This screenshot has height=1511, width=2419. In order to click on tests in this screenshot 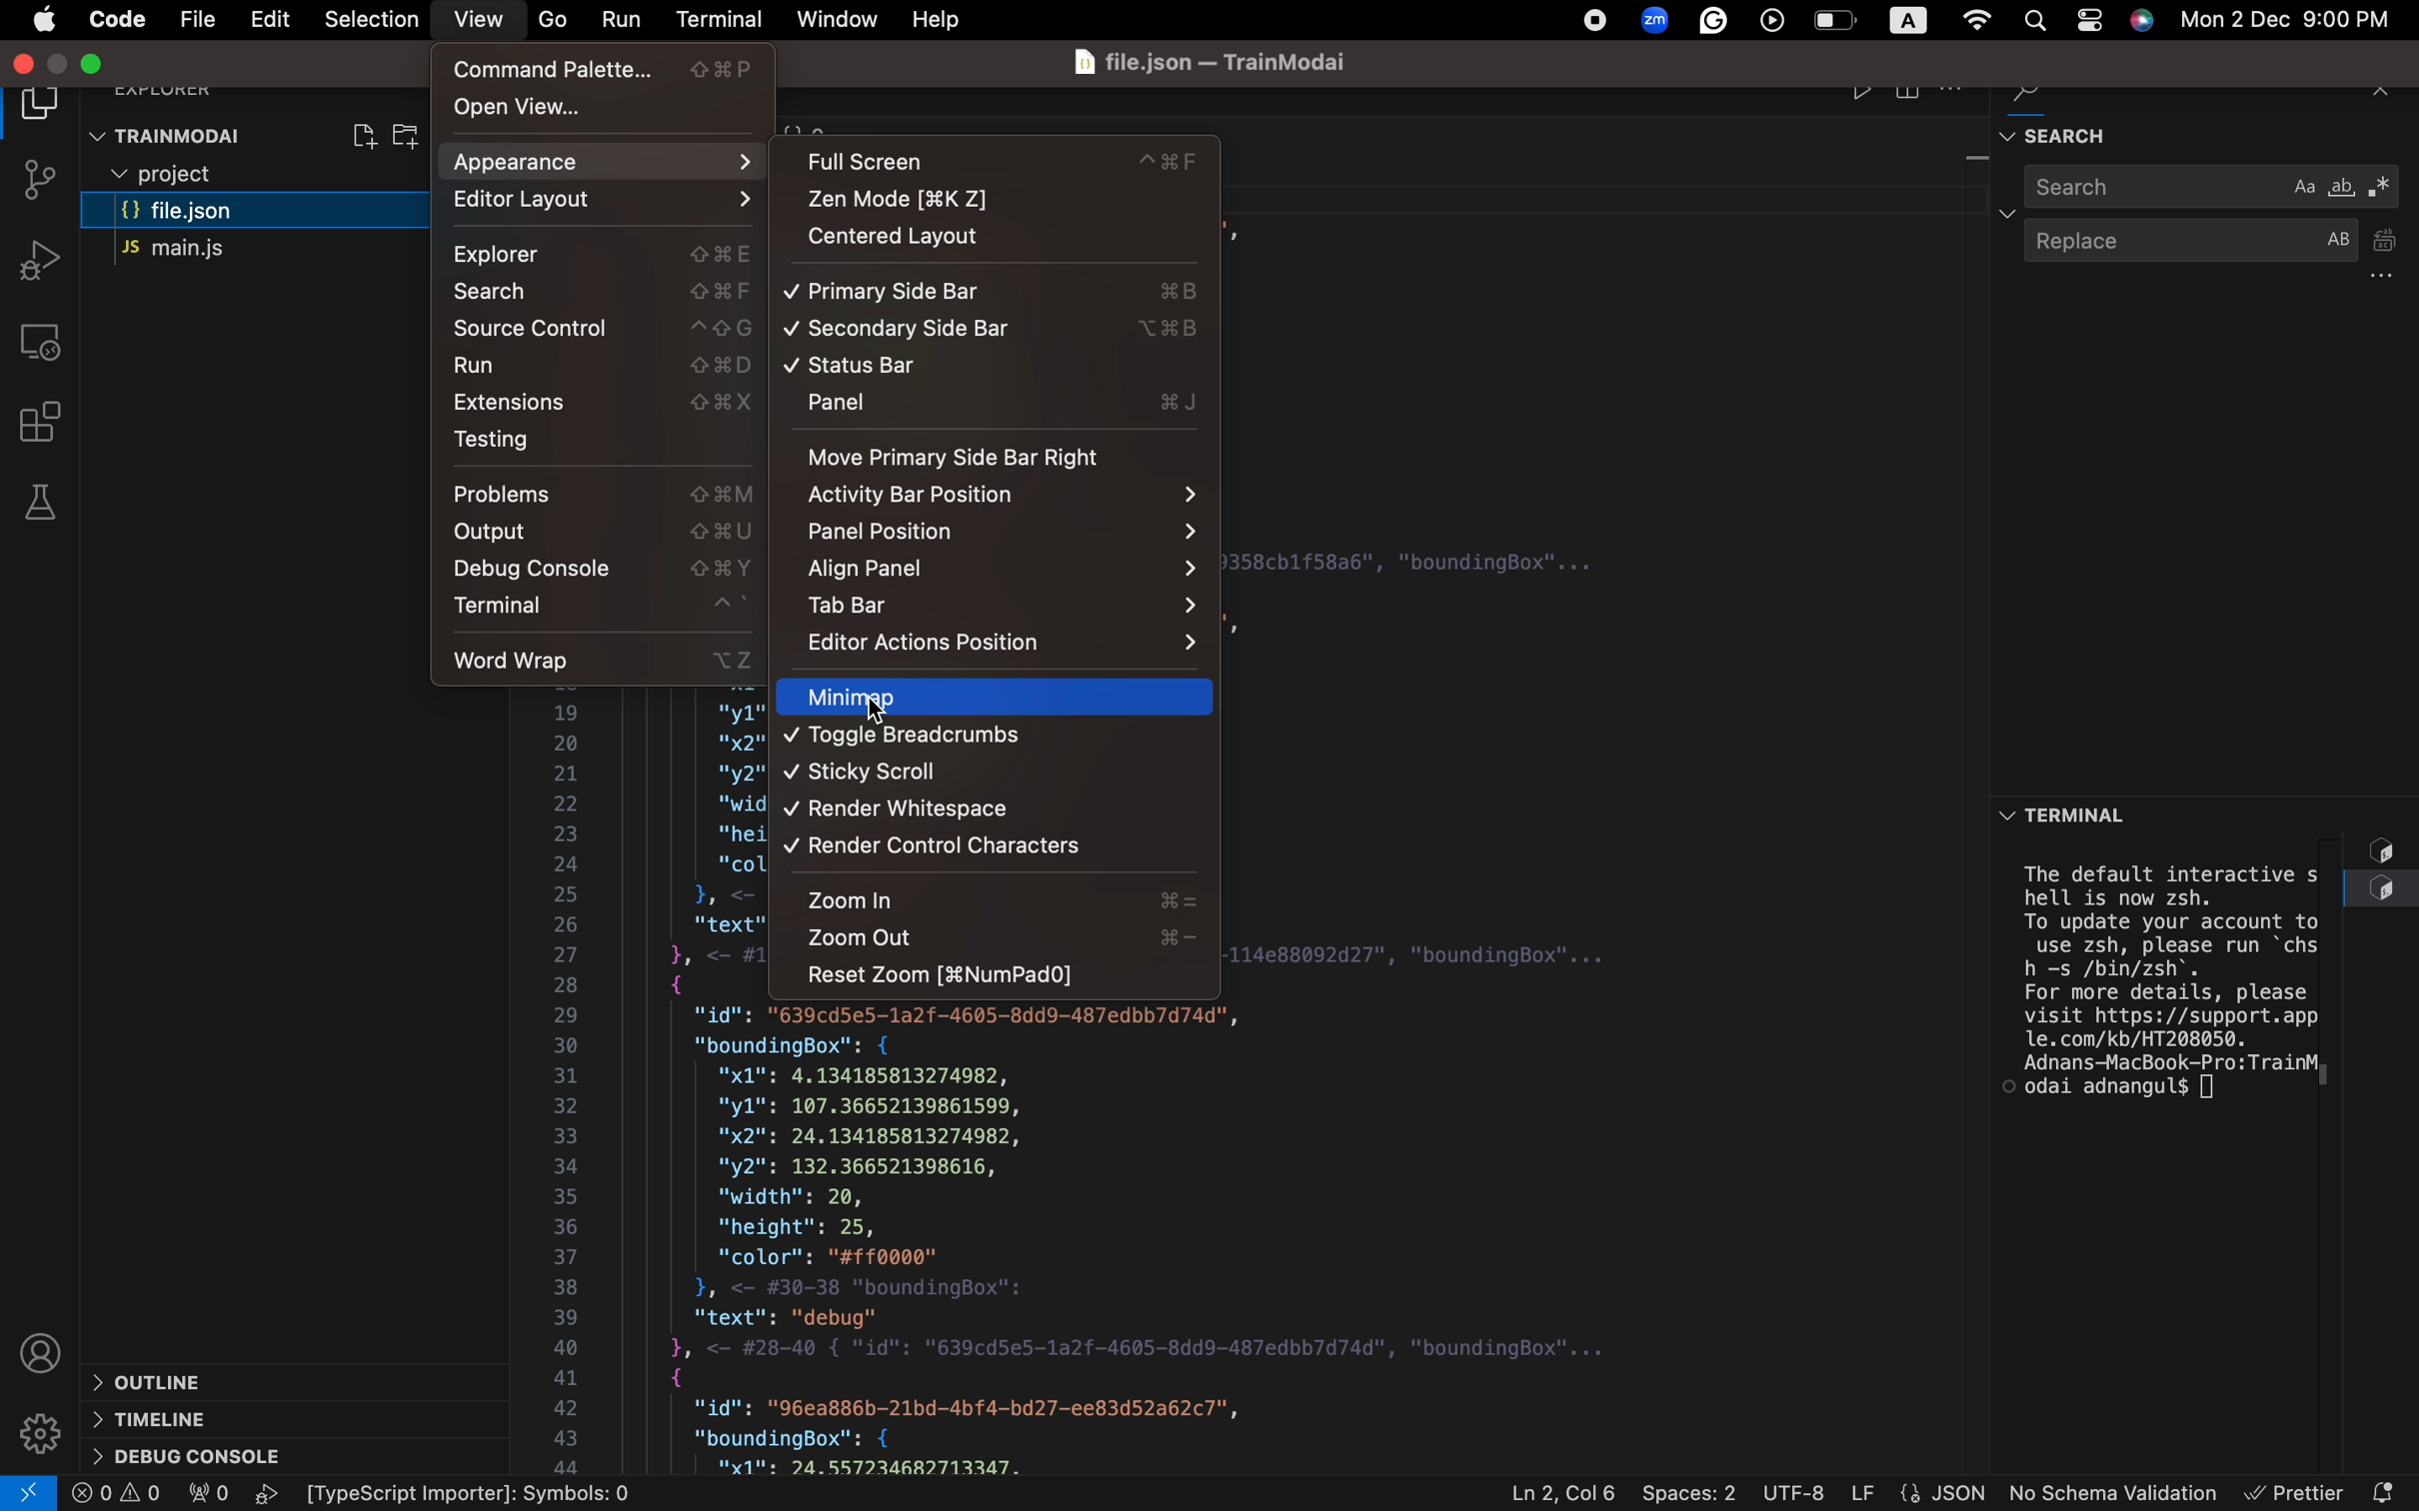, I will do `click(38, 502)`.